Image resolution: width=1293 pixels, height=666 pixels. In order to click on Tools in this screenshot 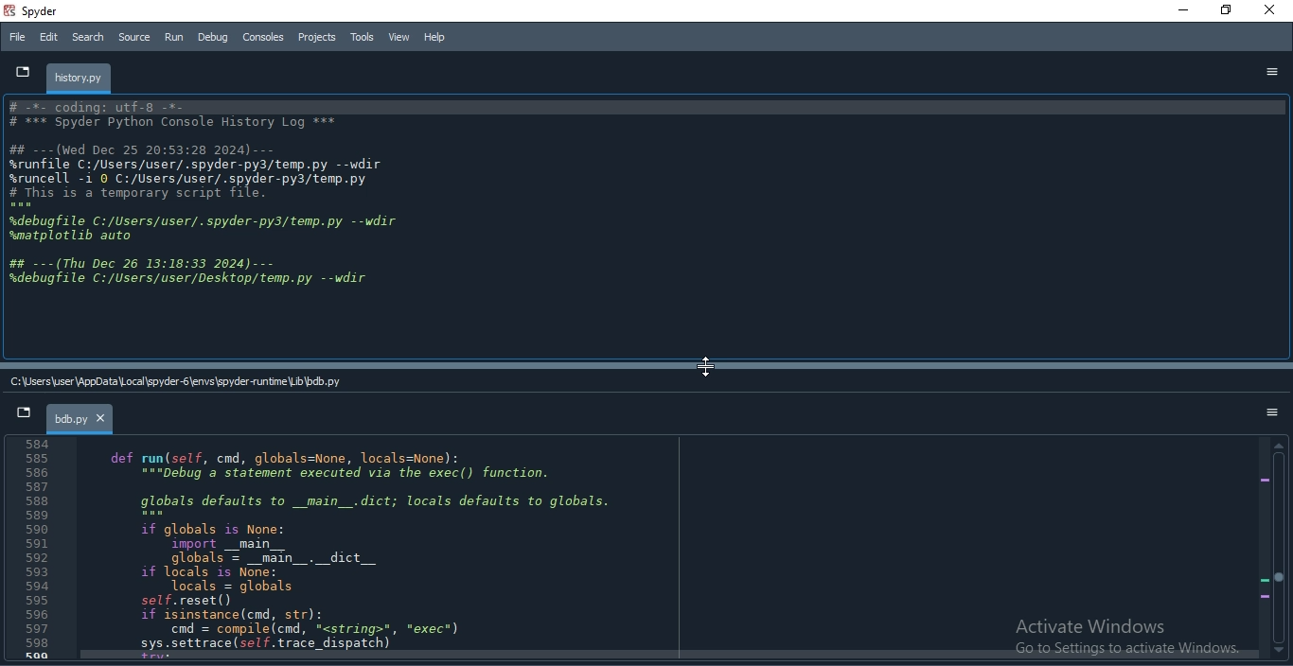, I will do `click(363, 36)`.